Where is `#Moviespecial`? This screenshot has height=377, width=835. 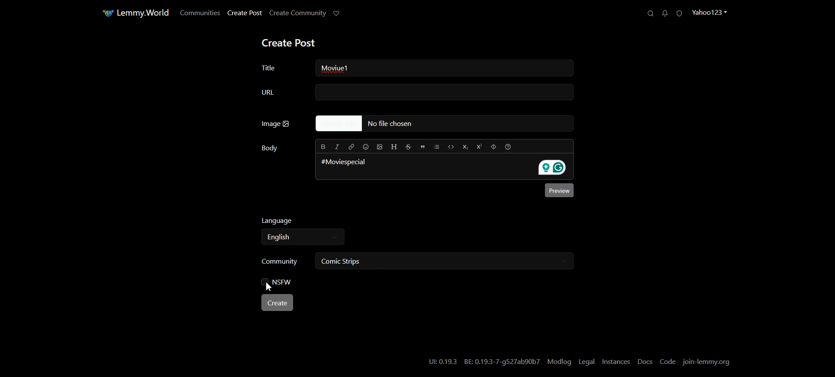
#Moviespecial is located at coordinates (343, 162).